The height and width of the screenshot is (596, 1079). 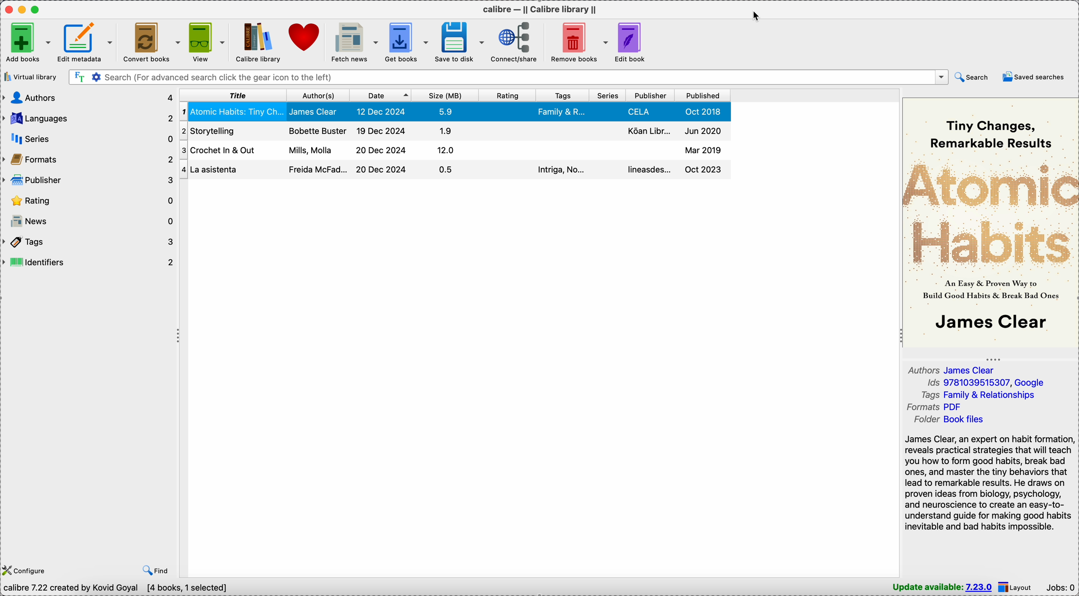 I want to click on connect/share, so click(x=517, y=42).